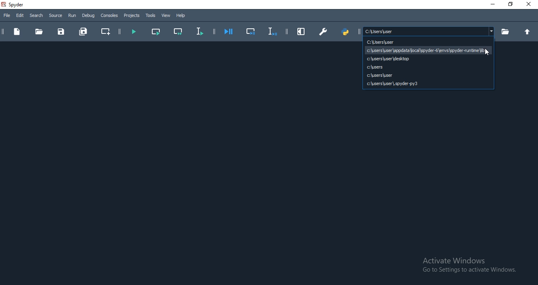 The height and width of the screenshot is (285, 538). What do you see at coordinates (15, 5) in the screenshot?
I see `spyder Desktop Icon` at bounding box center [15, 5].